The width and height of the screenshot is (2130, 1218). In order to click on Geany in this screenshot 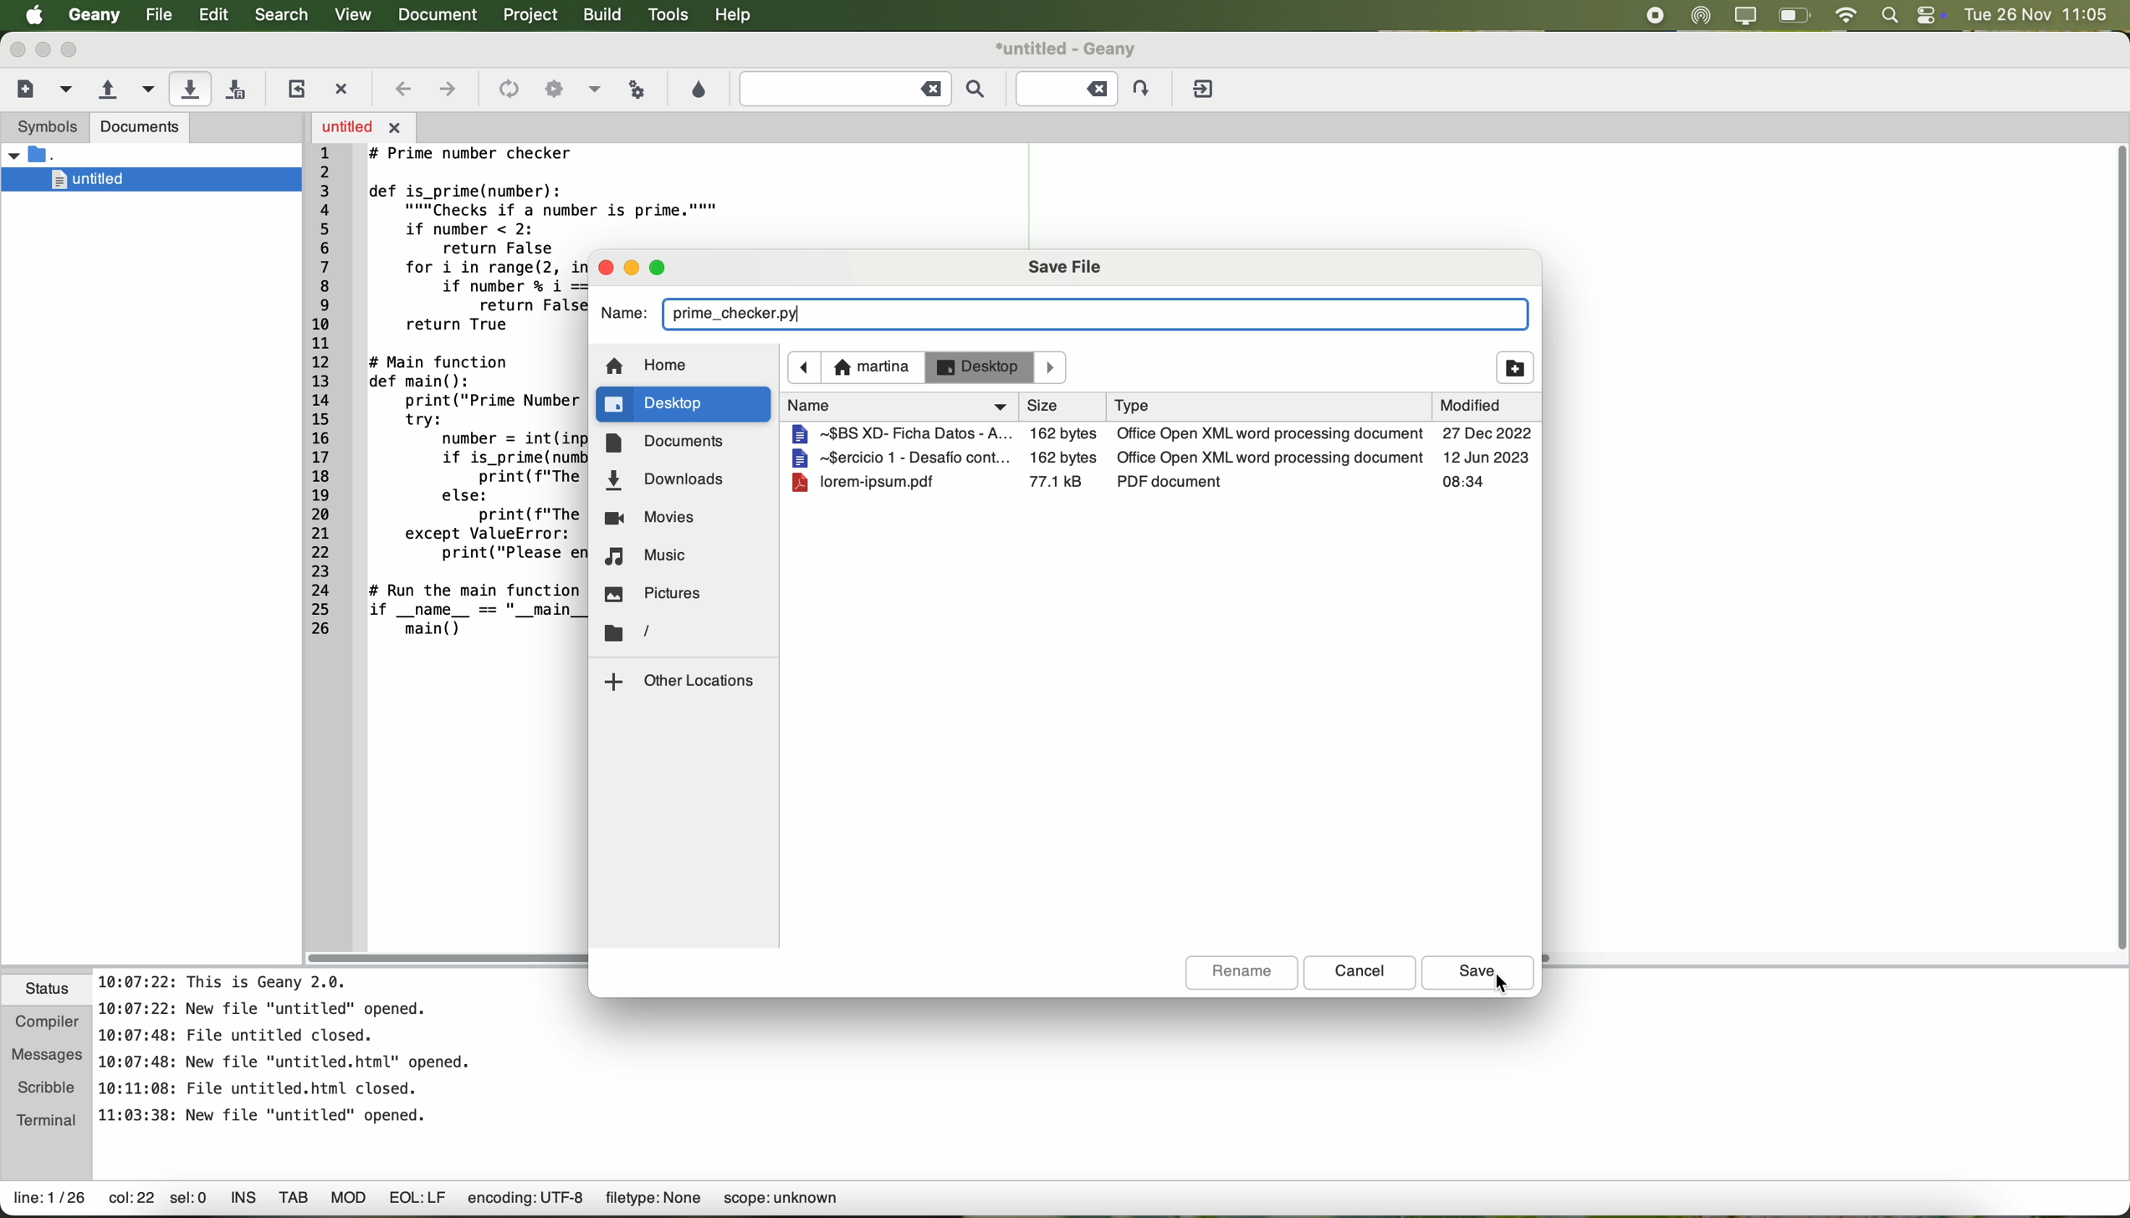, I will do `click(93, 16)`.